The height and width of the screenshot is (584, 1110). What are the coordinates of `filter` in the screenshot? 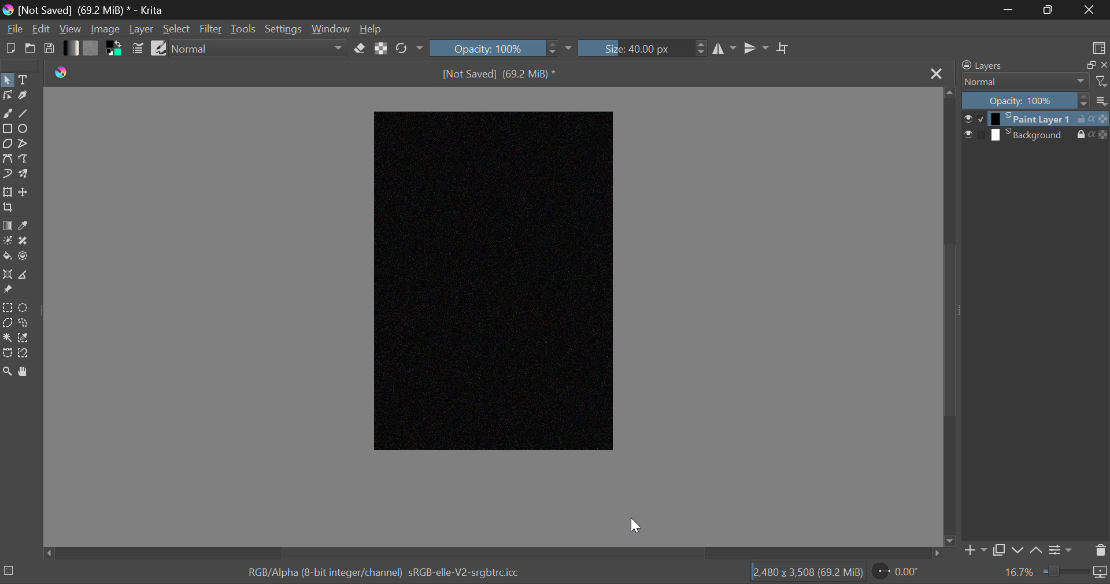 It's located at (1102, 81).